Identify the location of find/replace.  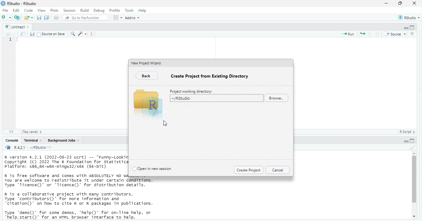
(72, 34).